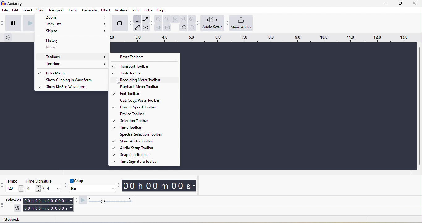 This screenshot has height=223, width=422. I want to click on pause, so click(14, 23).